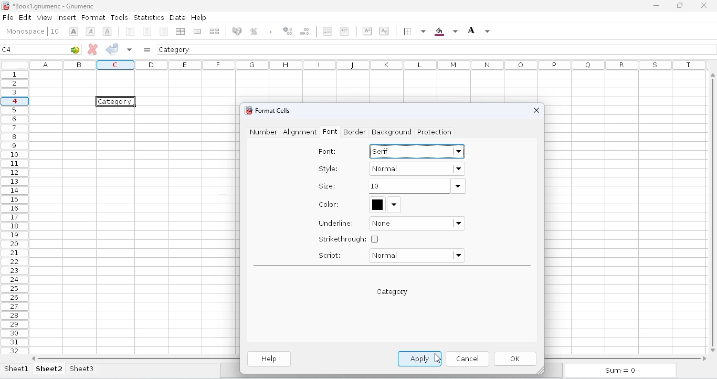  I want to click on subscript, so click(384, 30).